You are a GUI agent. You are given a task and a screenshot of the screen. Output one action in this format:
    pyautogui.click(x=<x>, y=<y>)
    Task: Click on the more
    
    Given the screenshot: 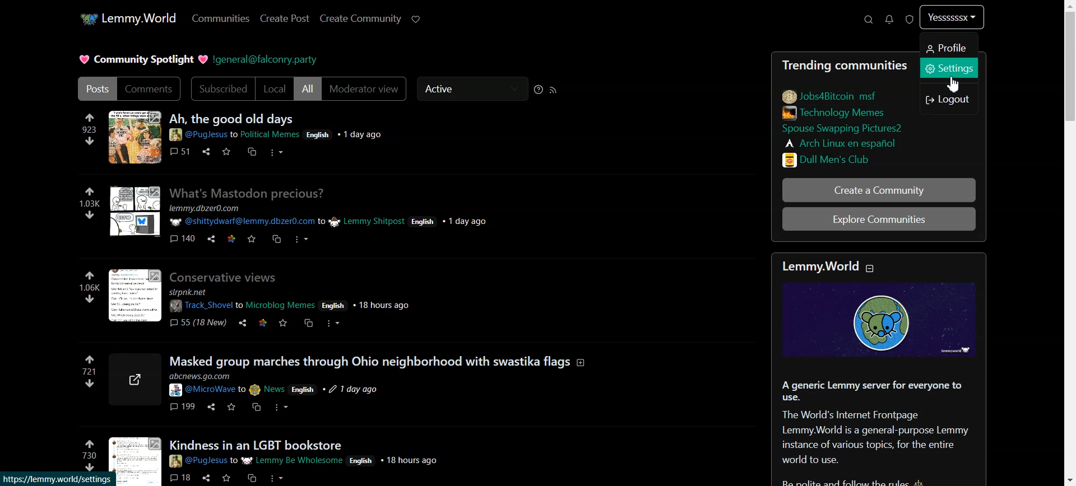 What is the action you would take?
    pyautogui.click(x=332, y=325)
    